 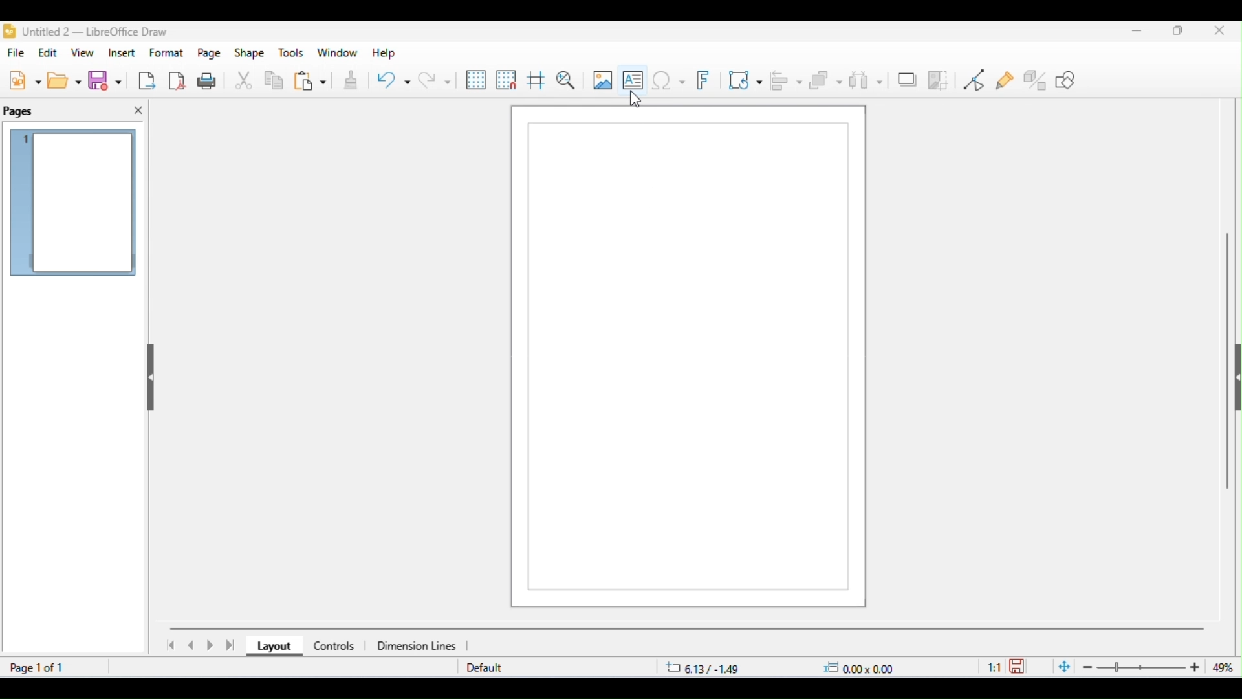 What do you see at coordinates (84, 54) in the screenshot?
I see `view` at bounding box center [84, 54].